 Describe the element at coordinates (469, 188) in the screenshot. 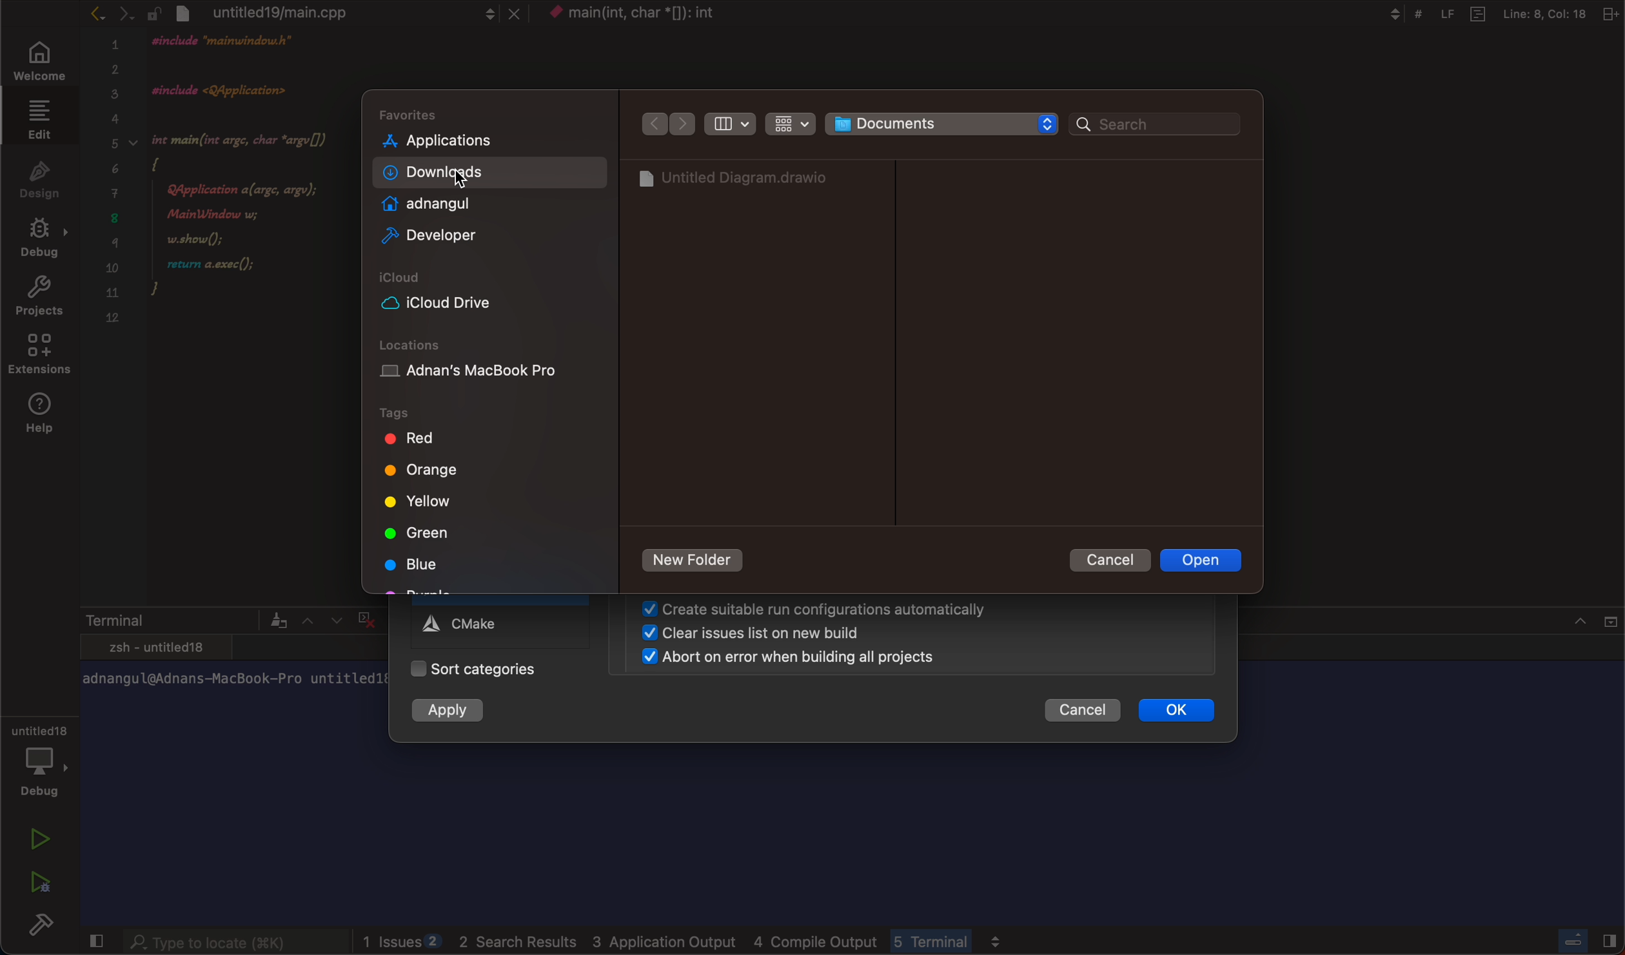

I see `cursor` at that location.